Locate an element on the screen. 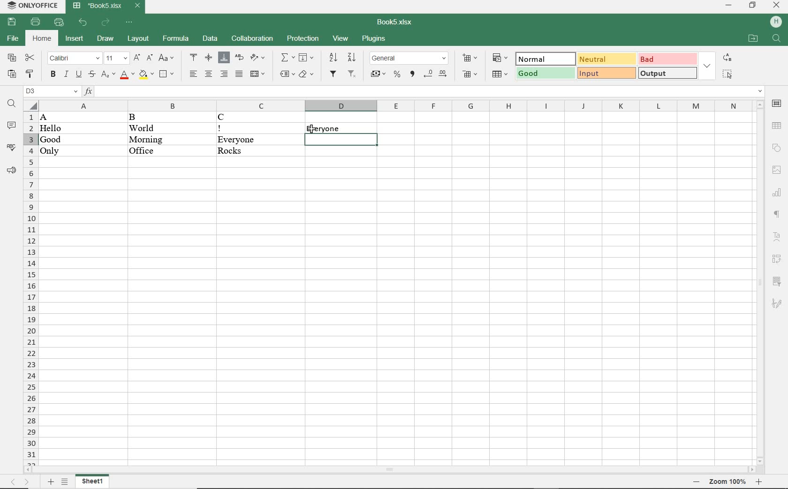 The height and width of the screenshot is (489, 788). subscript/superscript is located at coordinates (107, 76).